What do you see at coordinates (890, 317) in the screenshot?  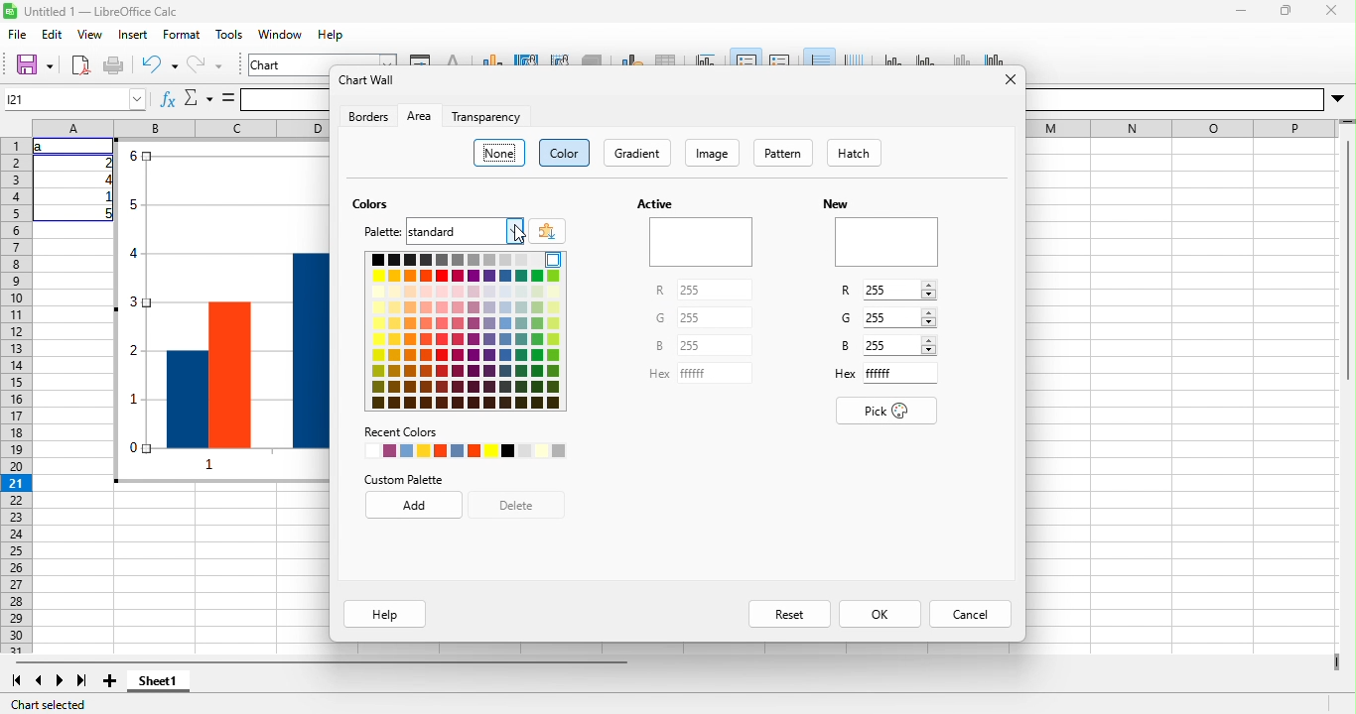 I see `Input G value` at bounding box center [890, 317].